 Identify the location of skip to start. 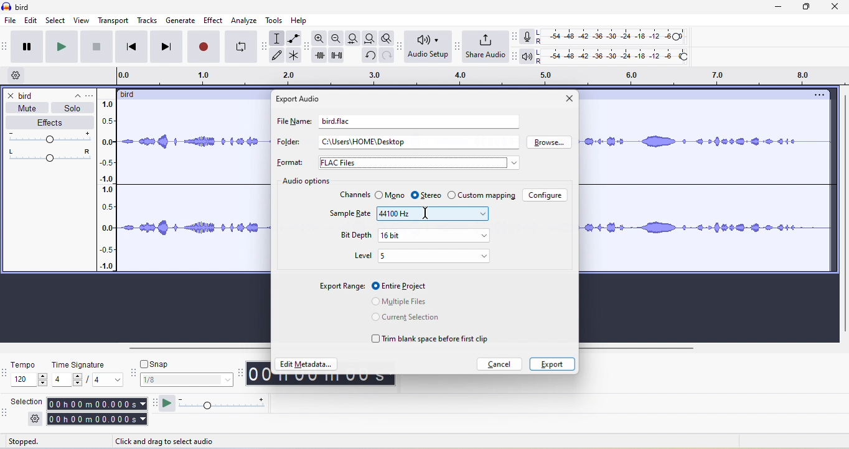
(133, 47).